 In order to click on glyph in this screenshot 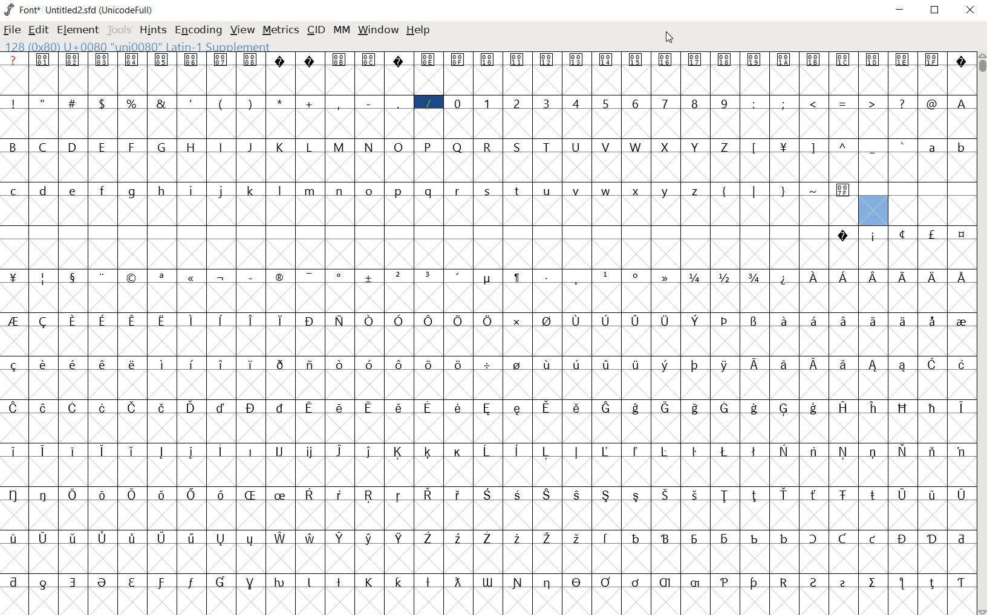, I will do `click(191, 147)`.